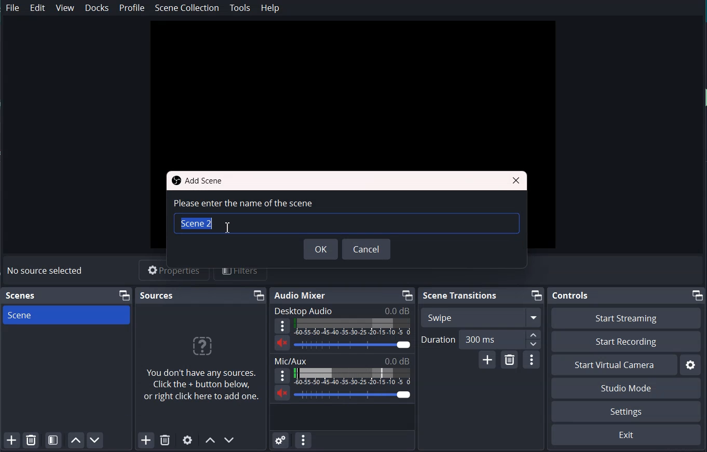 The width and height of the screenshot is (707, 452). What do you see at coordinates (627, 342) in the screenshot?
I see `Start Recording` at bounding box center [627, 342].